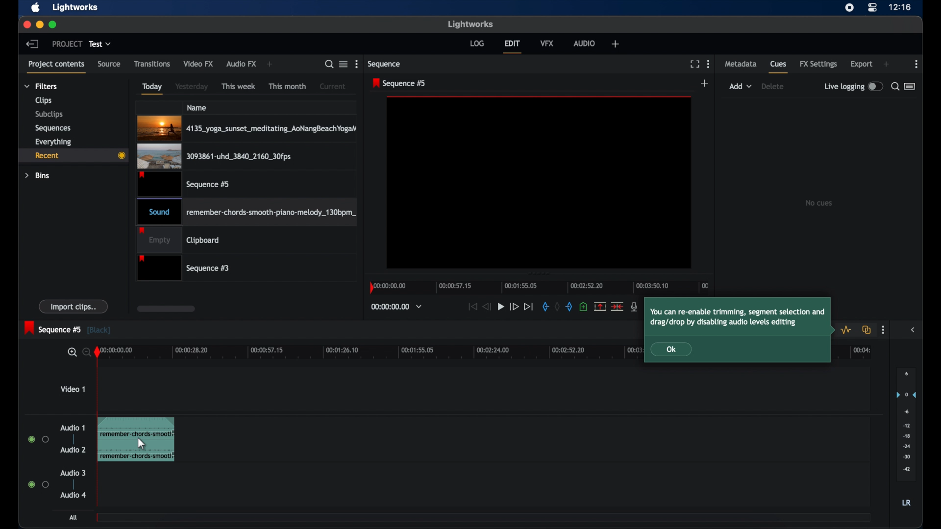  I want to click on add, so click(741, 86).